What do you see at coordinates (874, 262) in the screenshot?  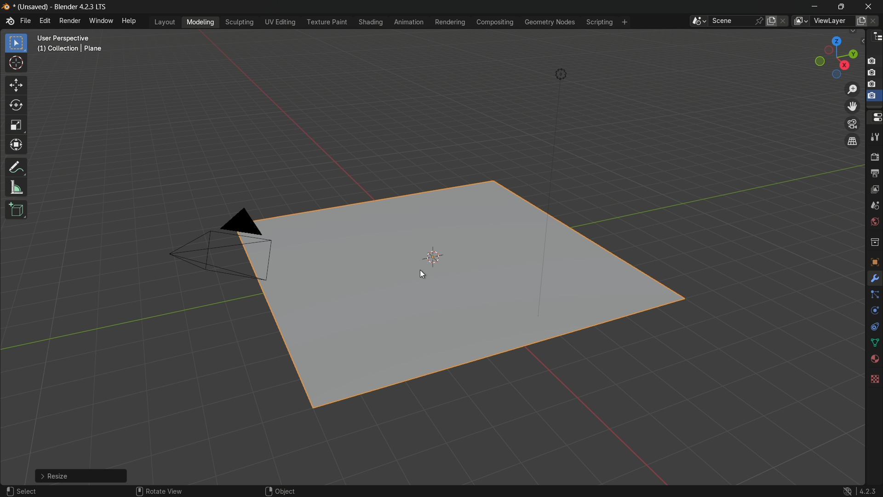 I see `object` at bounding box center [874, 262].